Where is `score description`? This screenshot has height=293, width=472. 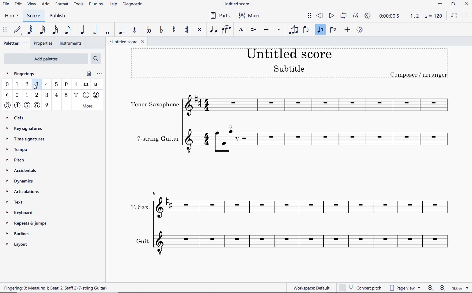 score description is located at coordinates (58, 288).